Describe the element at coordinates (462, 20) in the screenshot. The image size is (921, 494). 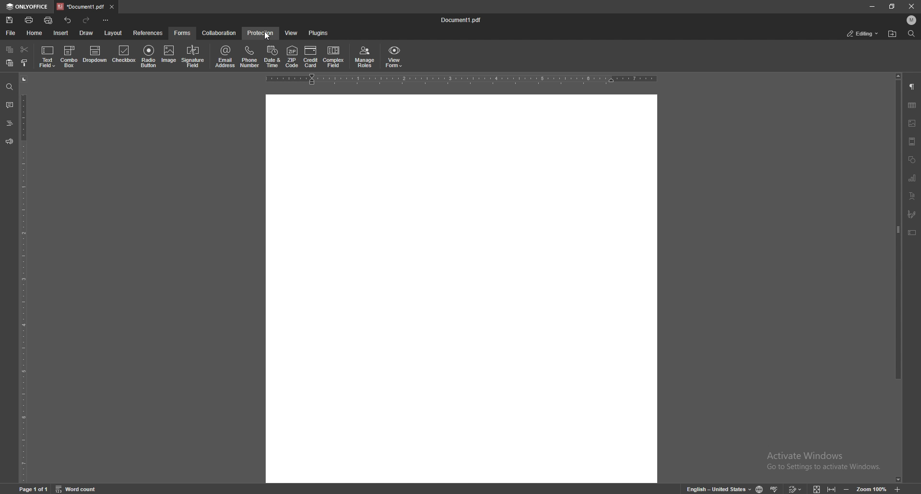
I see `file name` at that location.